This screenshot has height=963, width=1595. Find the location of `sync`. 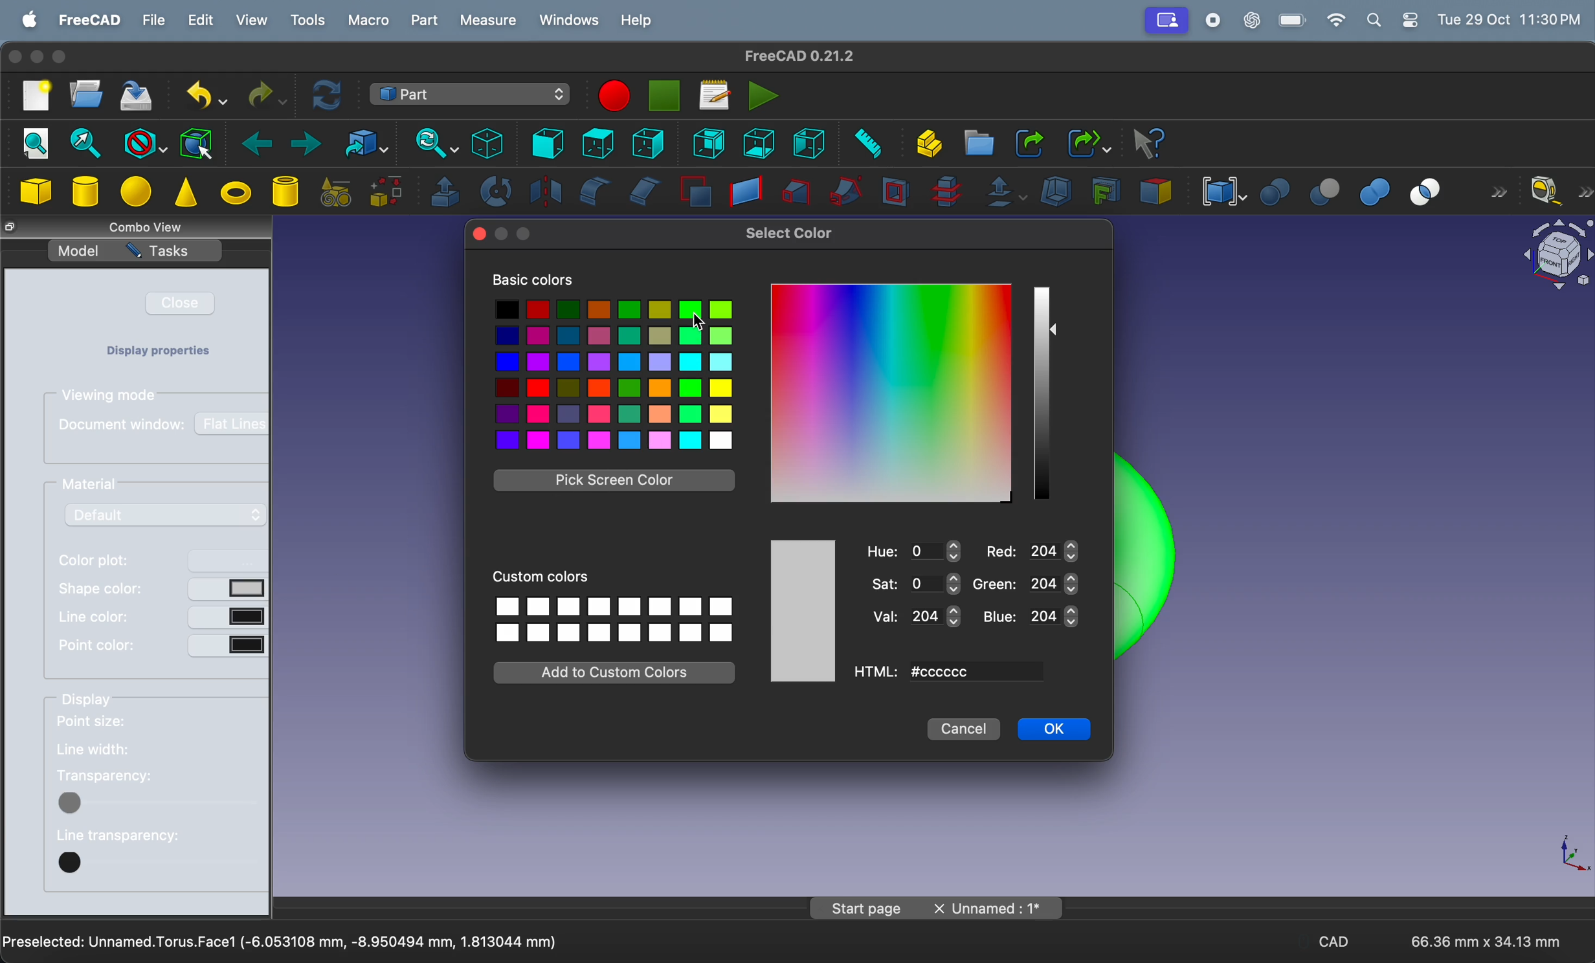

sync is located at coordinates (429, 142).